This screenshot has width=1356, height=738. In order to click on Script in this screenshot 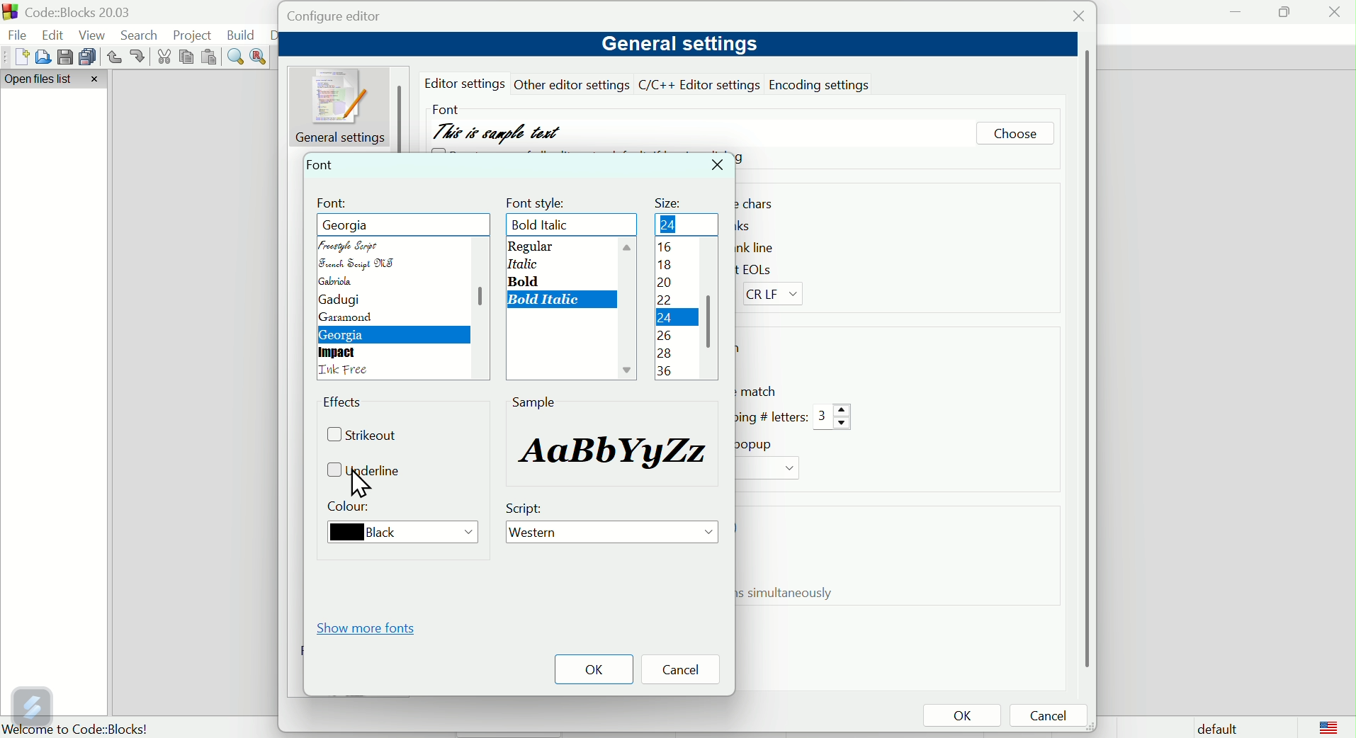, I will do `click(528, 509)`.